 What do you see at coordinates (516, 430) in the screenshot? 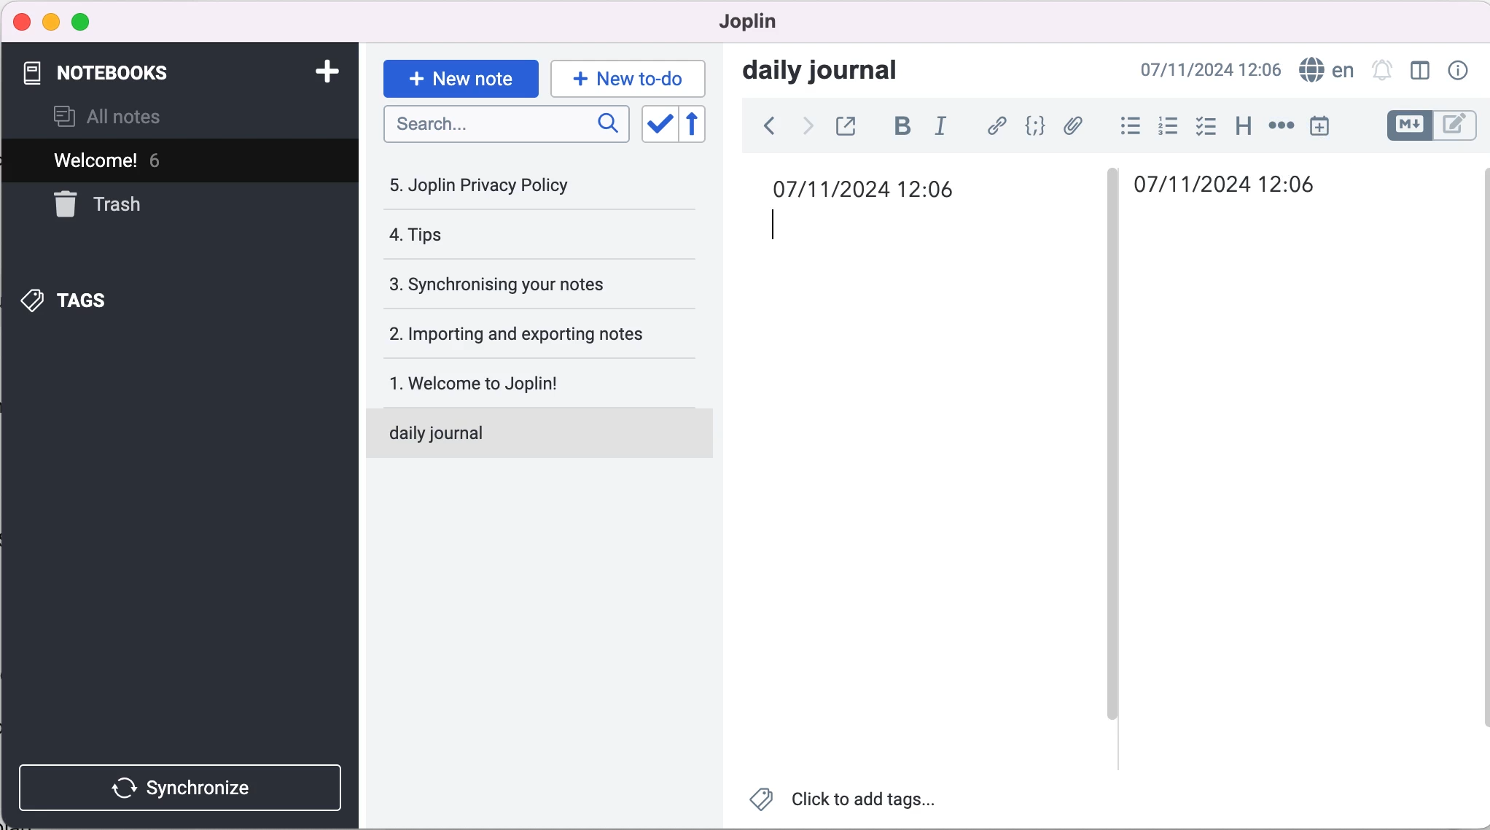
I see `daily journal ` at bounding box center [516, 430].